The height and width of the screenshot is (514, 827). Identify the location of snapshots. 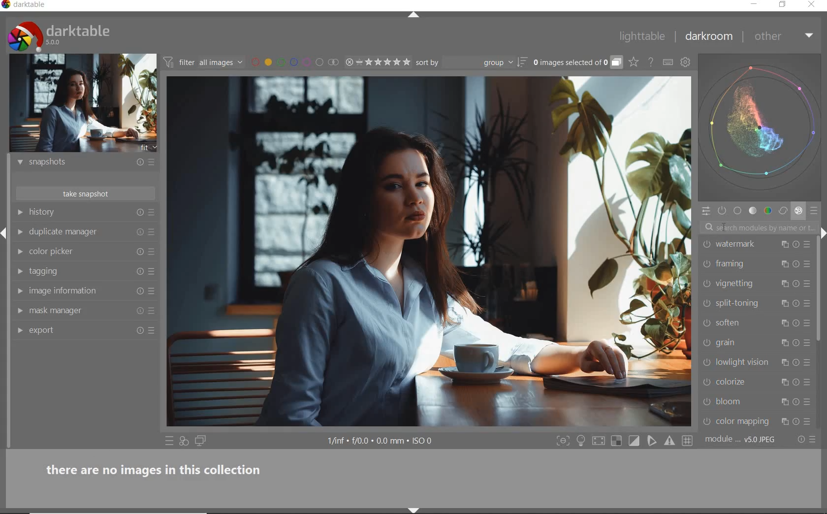
(73, 162).